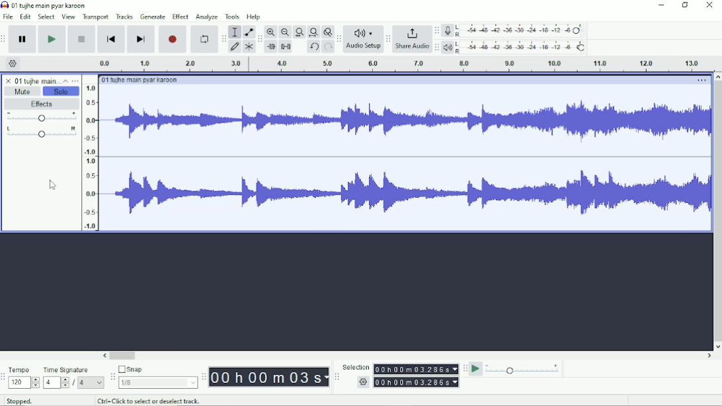  What do you see at coordinates (81, 39) in the screenshot?
I see `Stop` at bounding box center [81, 39].